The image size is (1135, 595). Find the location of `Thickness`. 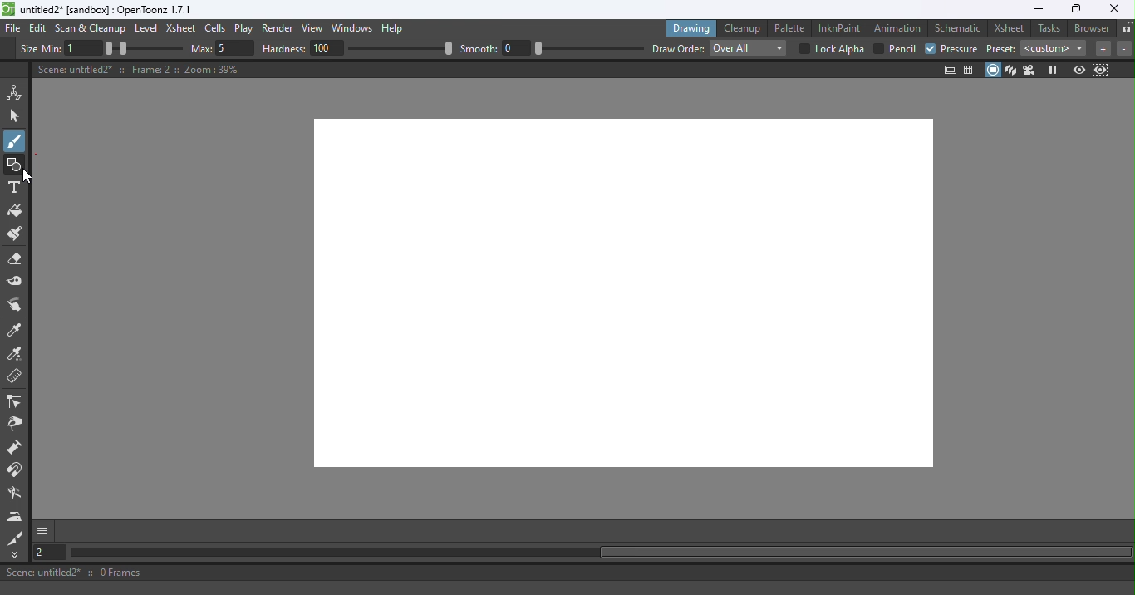

Thickness is located at coordinates (42, 49).